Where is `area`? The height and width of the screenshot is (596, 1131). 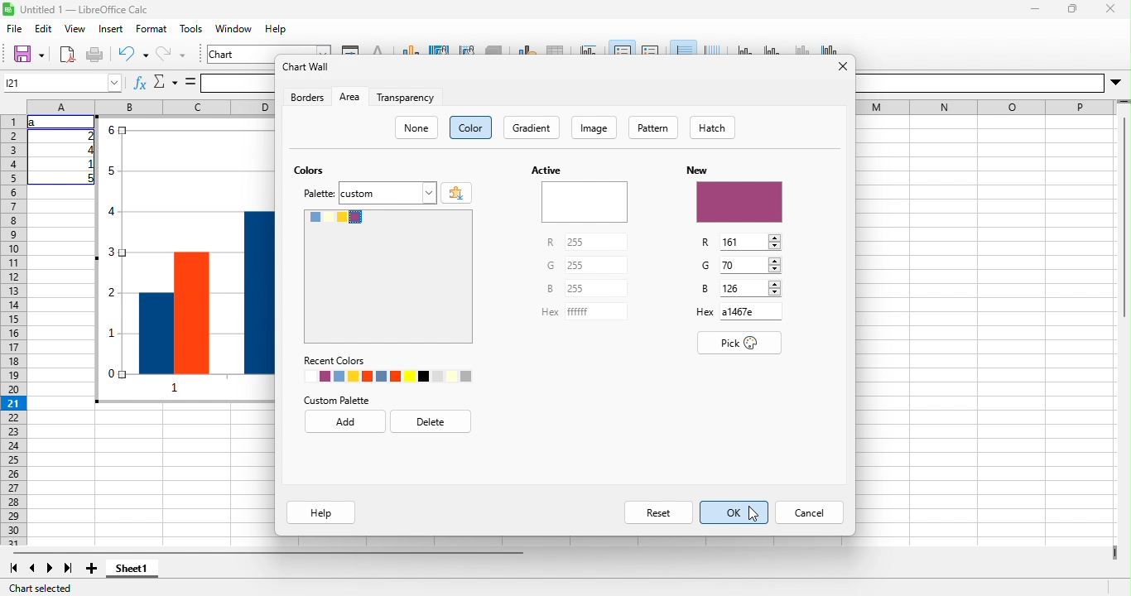 area is located at coordinates (350, 97).